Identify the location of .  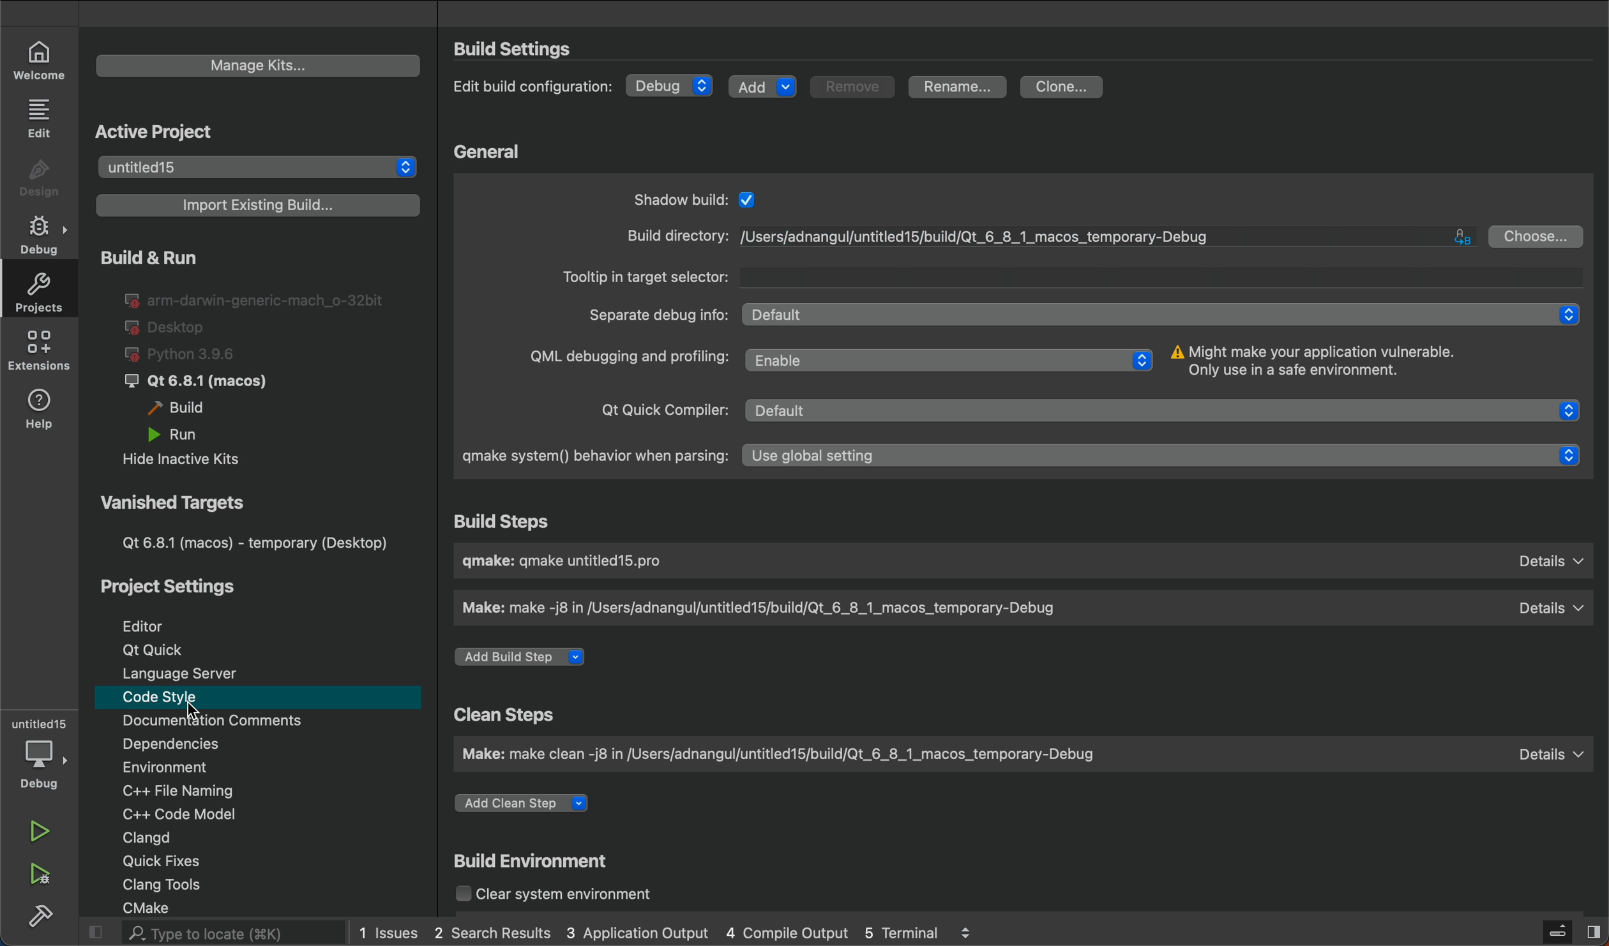
(529, 804).